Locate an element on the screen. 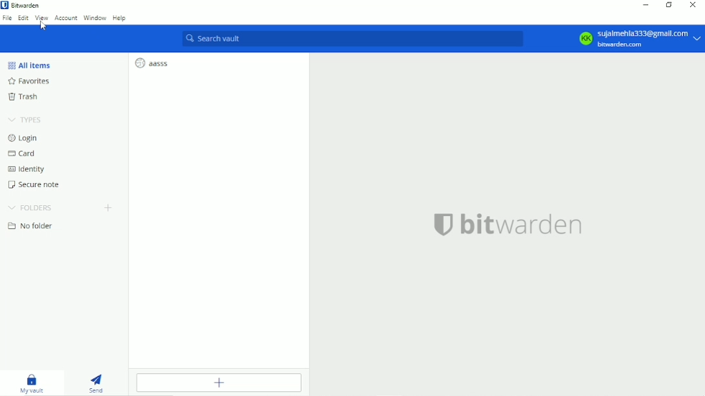 This screenshot has height=396, width=705. Create folder is located at coordinates (108, 208).